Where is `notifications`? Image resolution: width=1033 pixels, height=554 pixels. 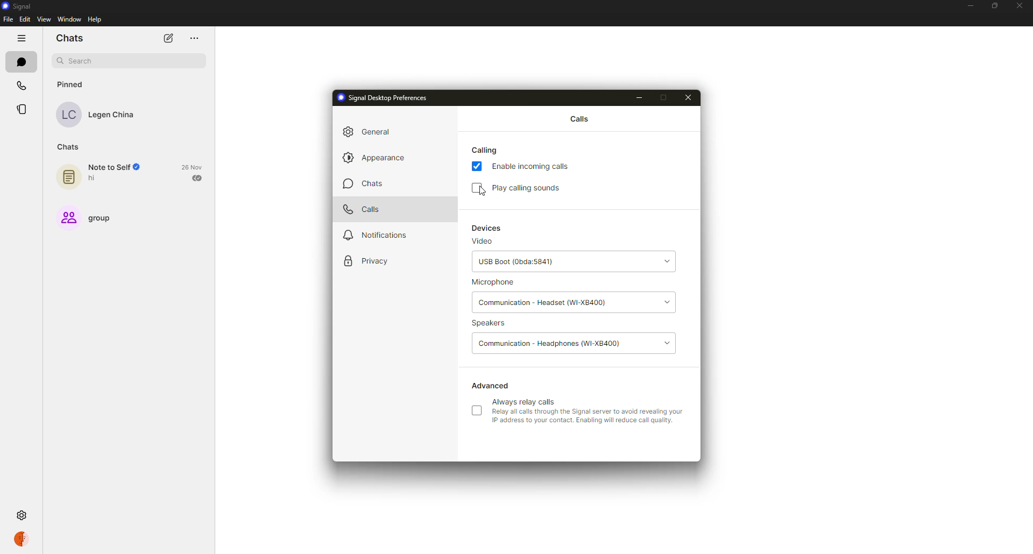 notifications is located at coordinates (383, 234).